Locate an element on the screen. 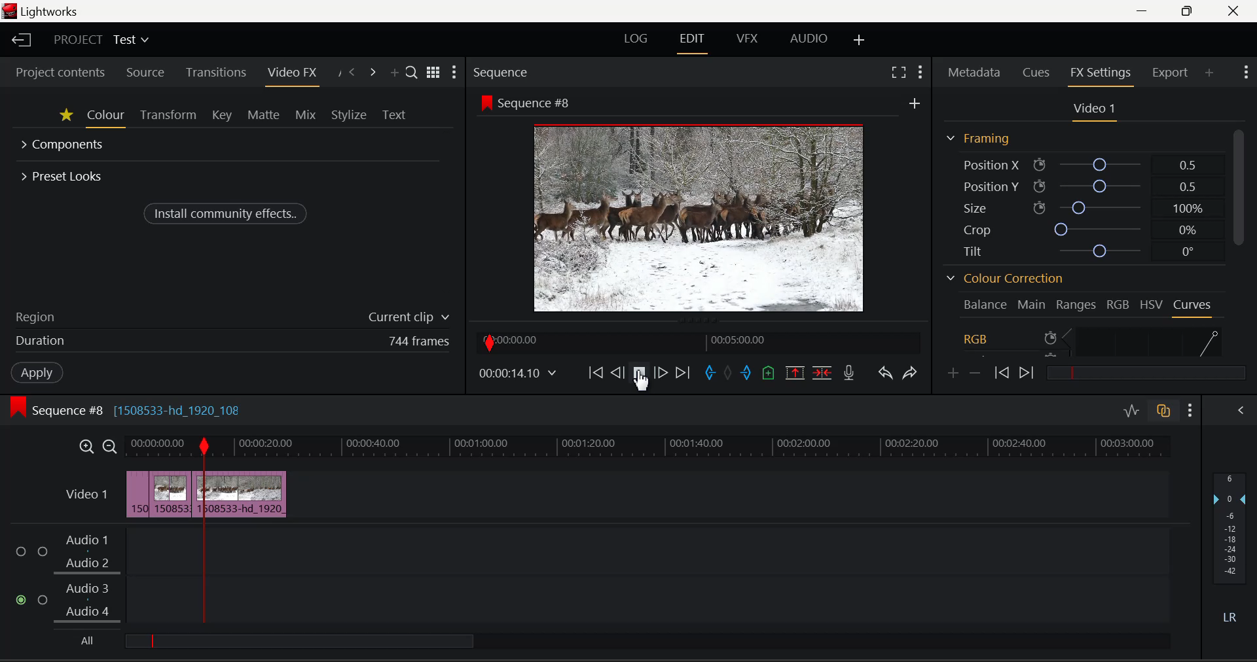  Remove all marks is located at coordinates (729, 374).